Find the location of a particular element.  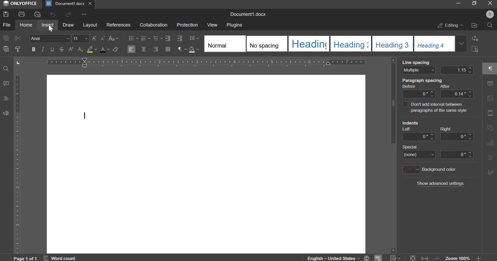

paste is located at coordinates (6, 48).